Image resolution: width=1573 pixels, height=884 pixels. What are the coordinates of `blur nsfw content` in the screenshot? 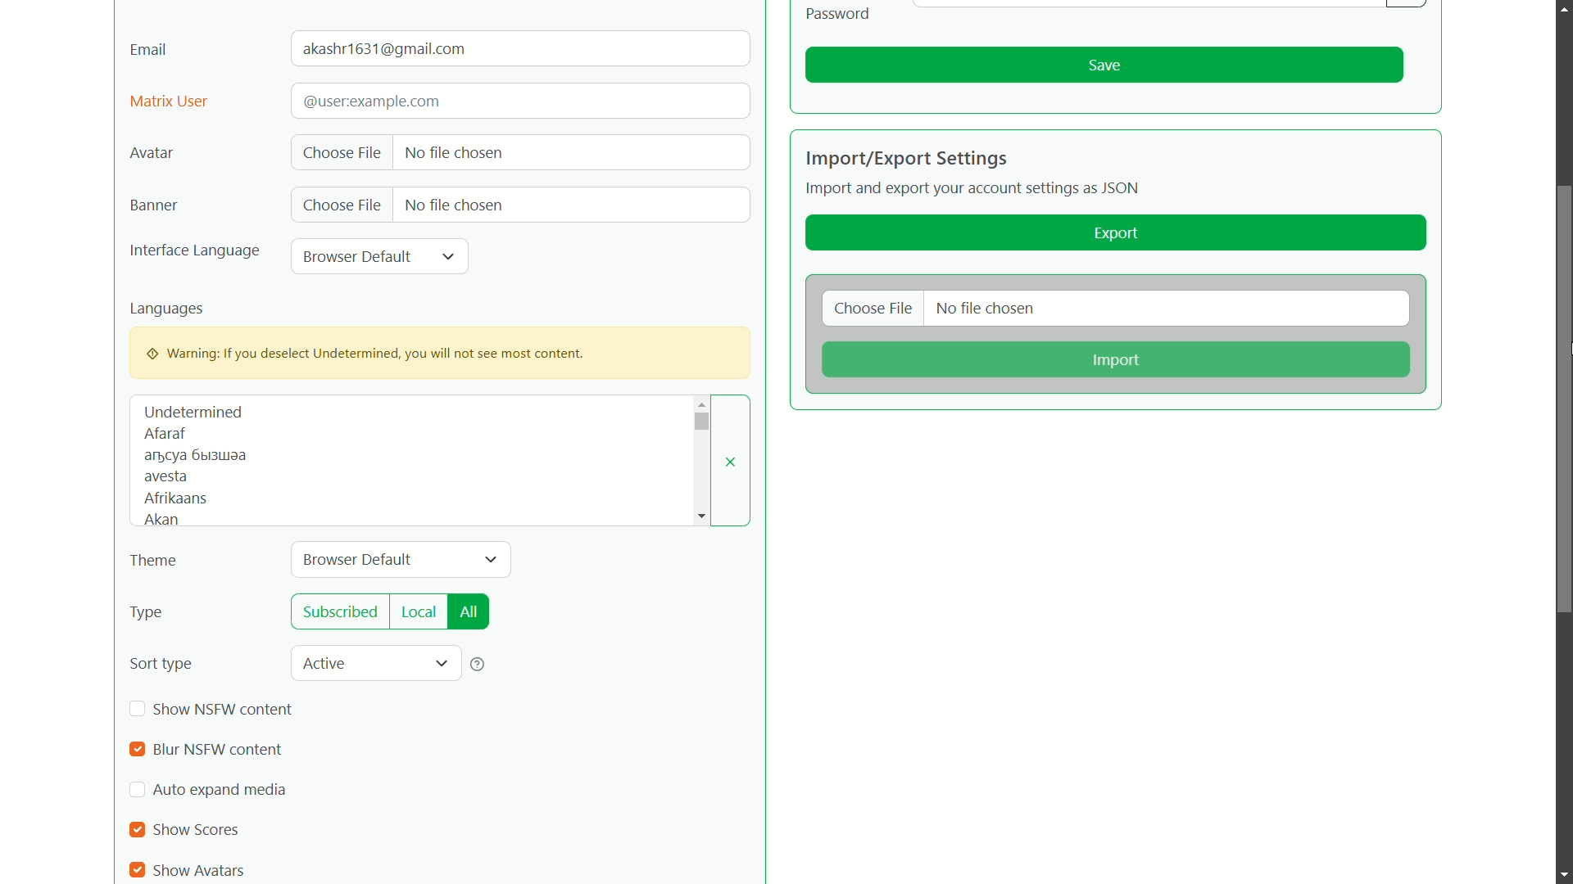 It's located at (215, 750).